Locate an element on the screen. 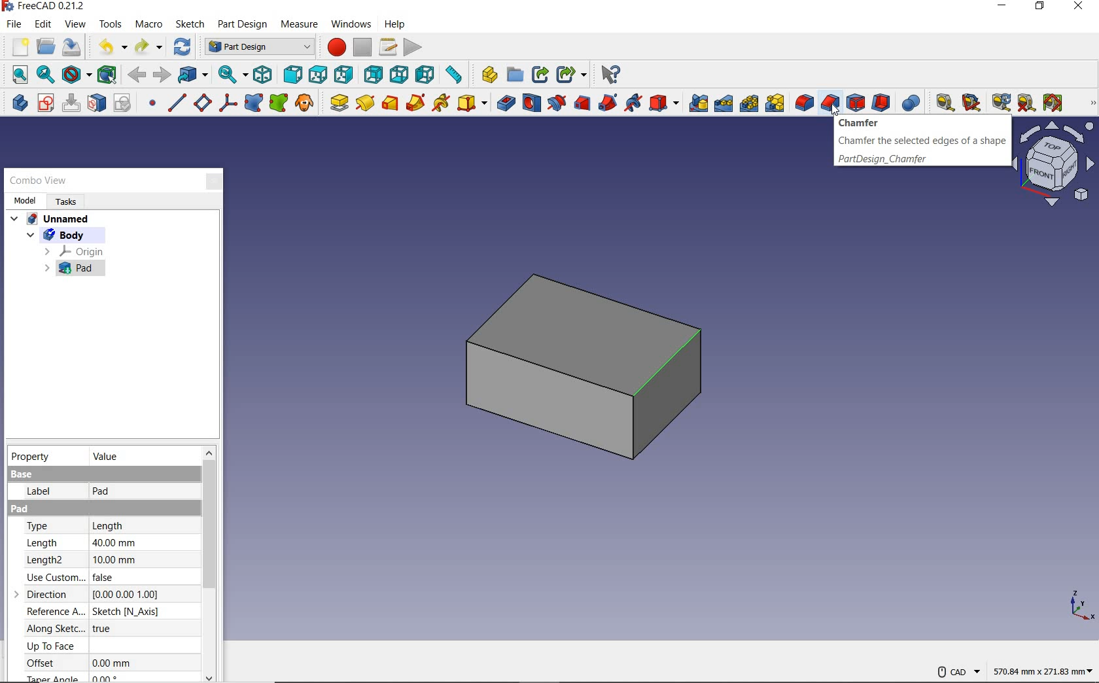 This screenshot has height=683, width=1099. 570.84 mm x 271.83 mm is located at coordinates (1041, 669).